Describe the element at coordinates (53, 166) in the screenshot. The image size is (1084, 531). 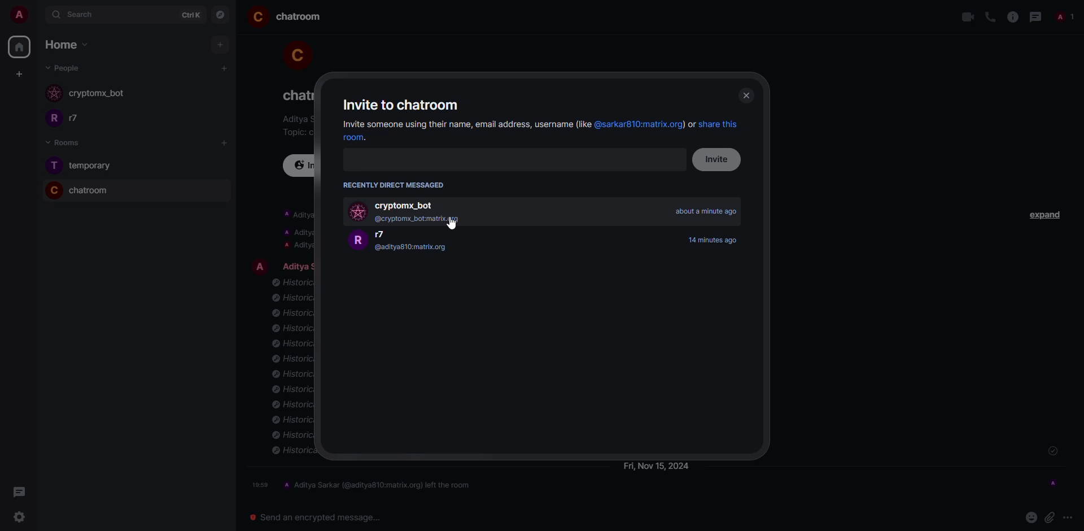
I see `profile` at that location.